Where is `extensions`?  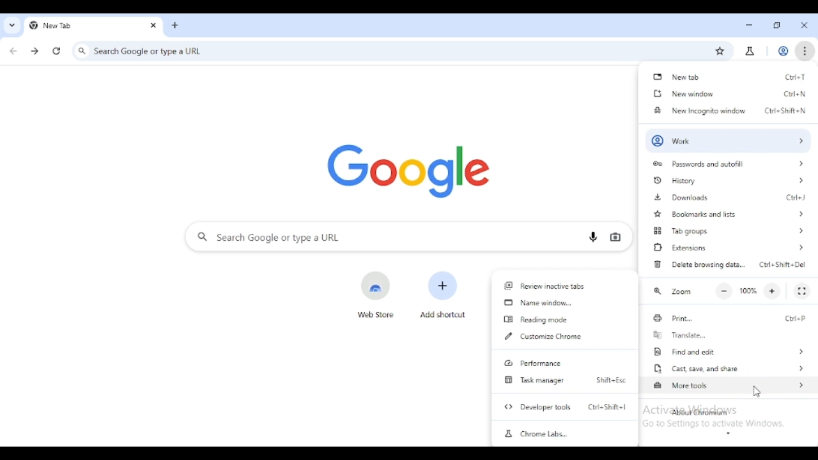 extensions is located at coordinates (729, 248).